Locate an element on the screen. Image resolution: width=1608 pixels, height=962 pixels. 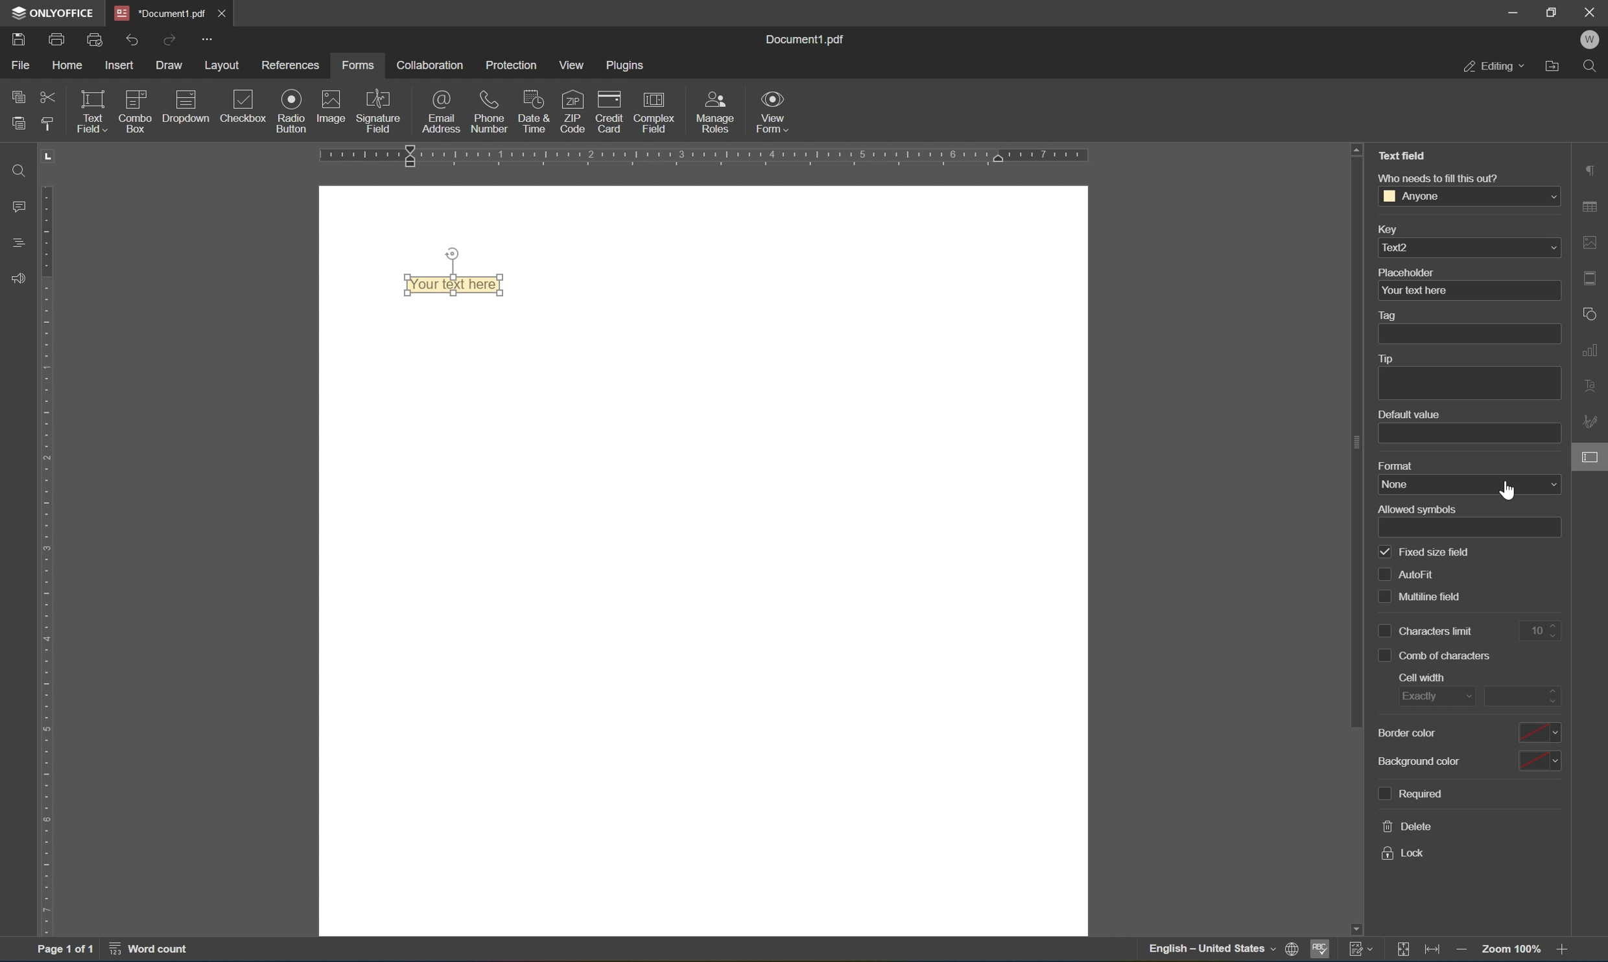
image settings is located at coordinates (1589, 239).